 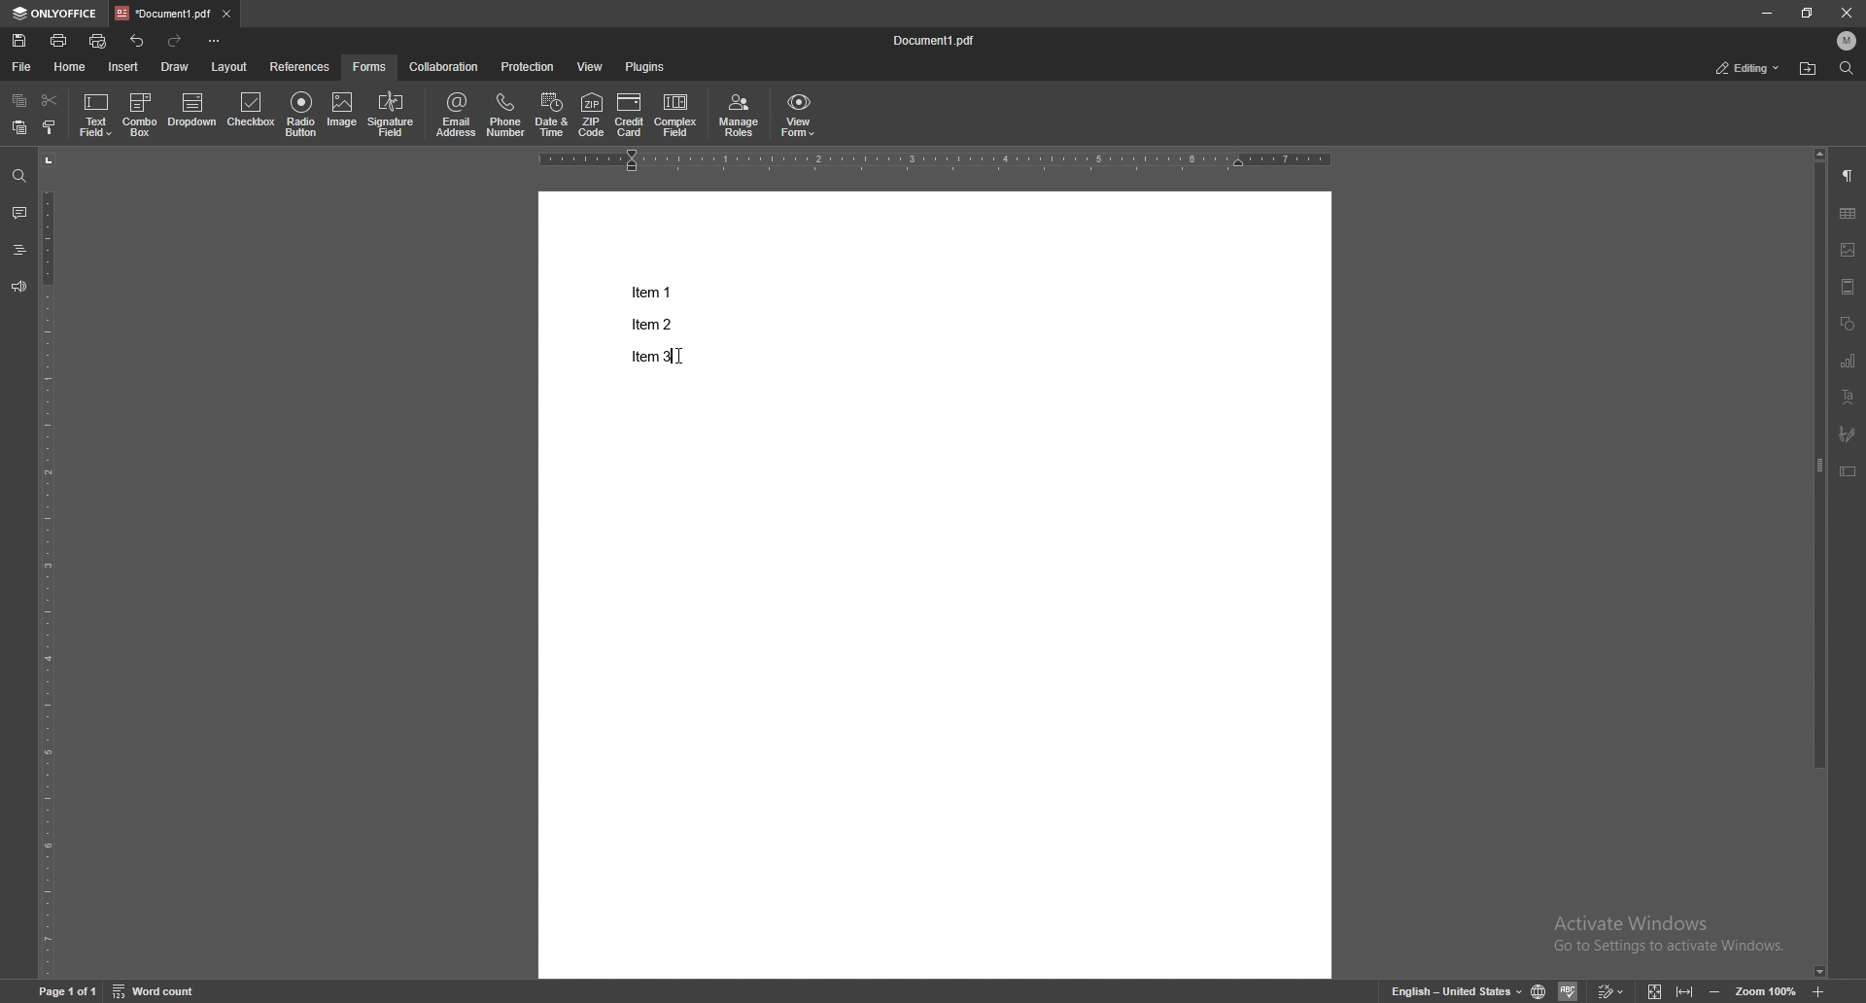 I want to click on customize toolbar, so click(x=215, y=42).